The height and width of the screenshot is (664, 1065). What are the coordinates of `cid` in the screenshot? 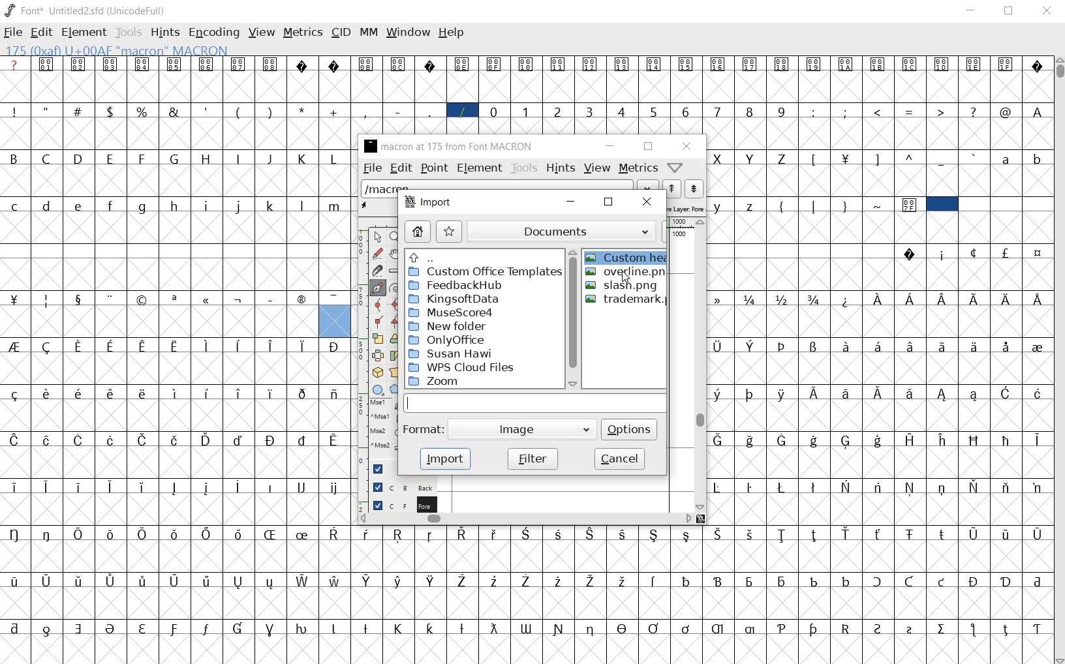 It's located at (341, 33).